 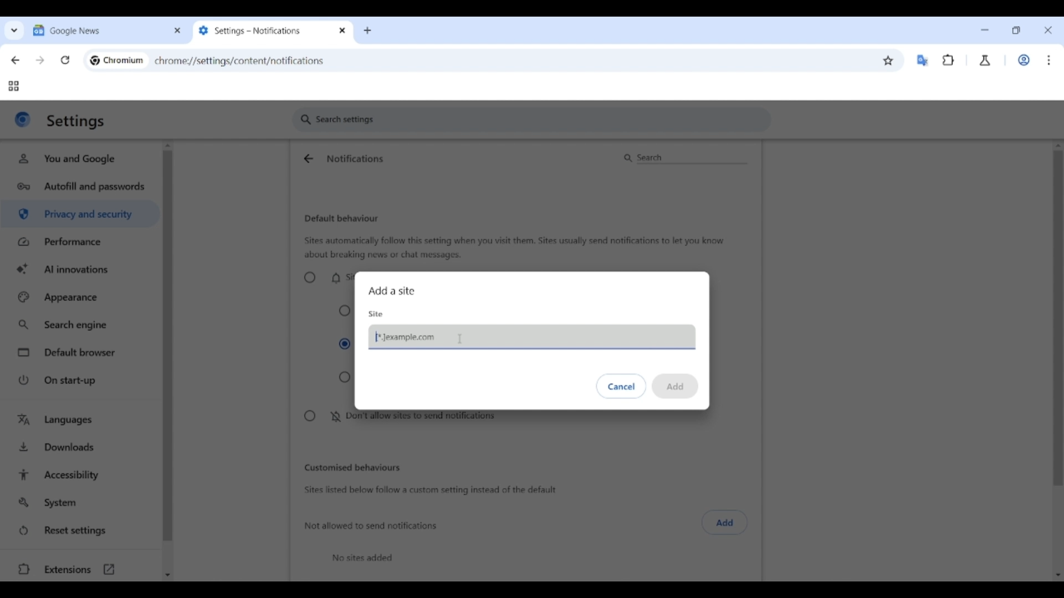 What do you see at coordinates (398, 419) in the screenshot?
I see `Don't allow sites to send notifications` at bounding box center [398, 419].